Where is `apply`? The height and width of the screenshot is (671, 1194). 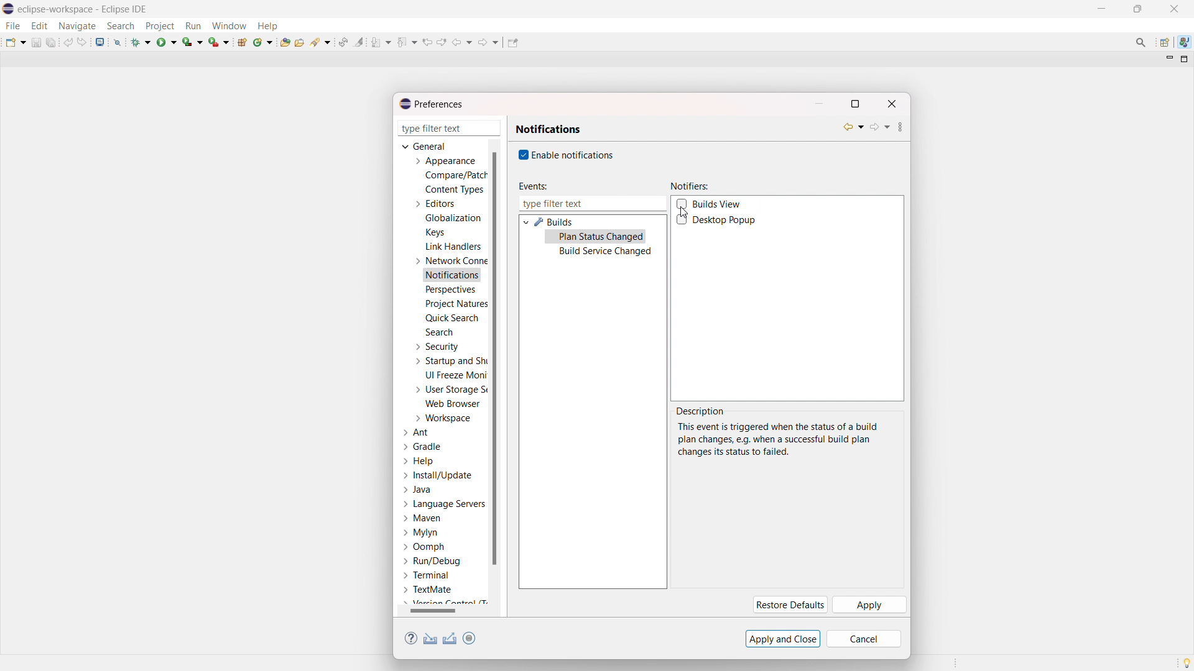
apply is located at coordinates (869, 605).